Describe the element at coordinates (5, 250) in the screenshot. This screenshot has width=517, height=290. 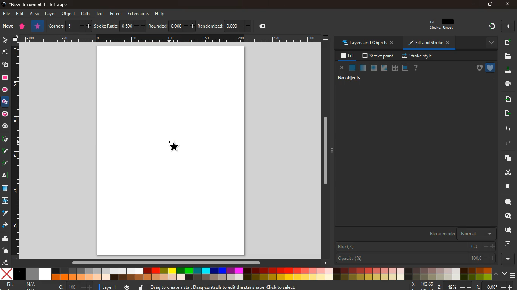
I see `spray` at that location.